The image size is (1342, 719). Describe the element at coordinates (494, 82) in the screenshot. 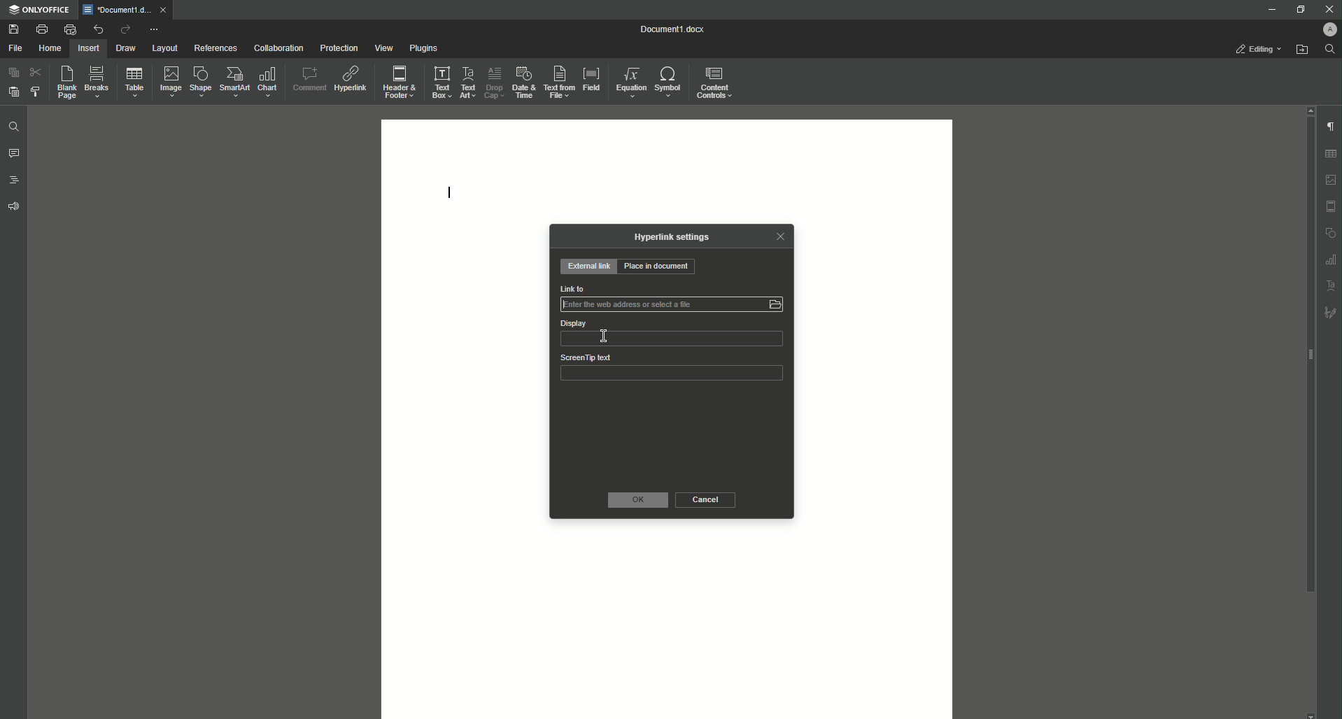

I see `Drop Cap` at that location.